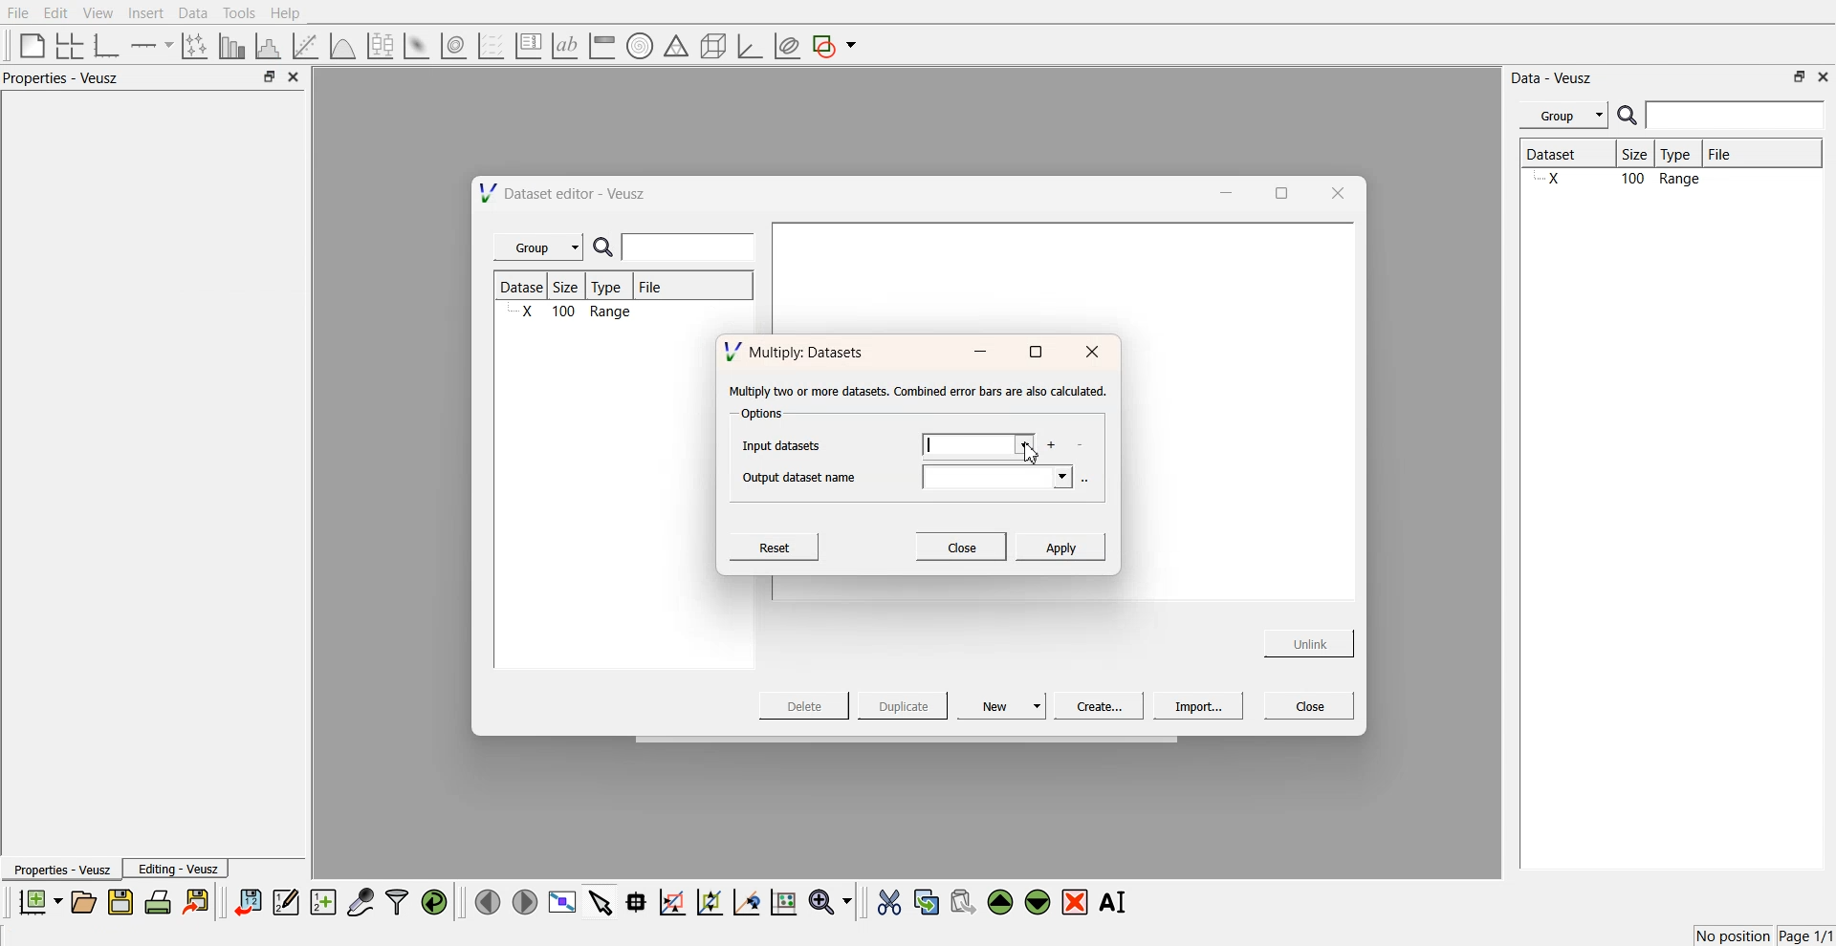  I want to click on plot points with non-orthogonal axes, so click(193, 45).